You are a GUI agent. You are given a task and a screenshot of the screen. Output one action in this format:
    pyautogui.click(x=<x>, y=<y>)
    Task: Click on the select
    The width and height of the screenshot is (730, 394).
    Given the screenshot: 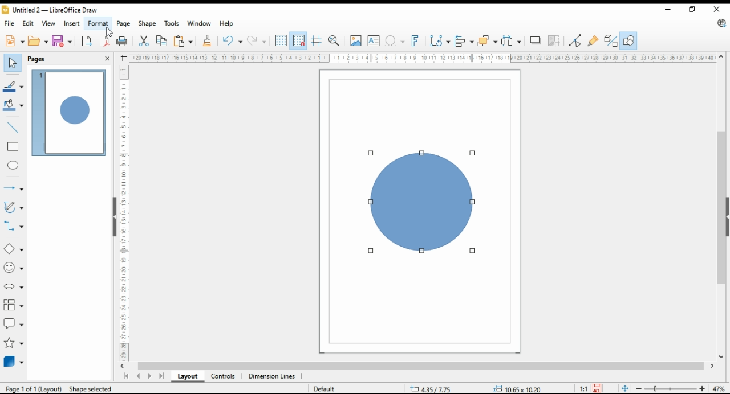 What is the action you would take?
    pyautogui.click(x=13, y=63)
    